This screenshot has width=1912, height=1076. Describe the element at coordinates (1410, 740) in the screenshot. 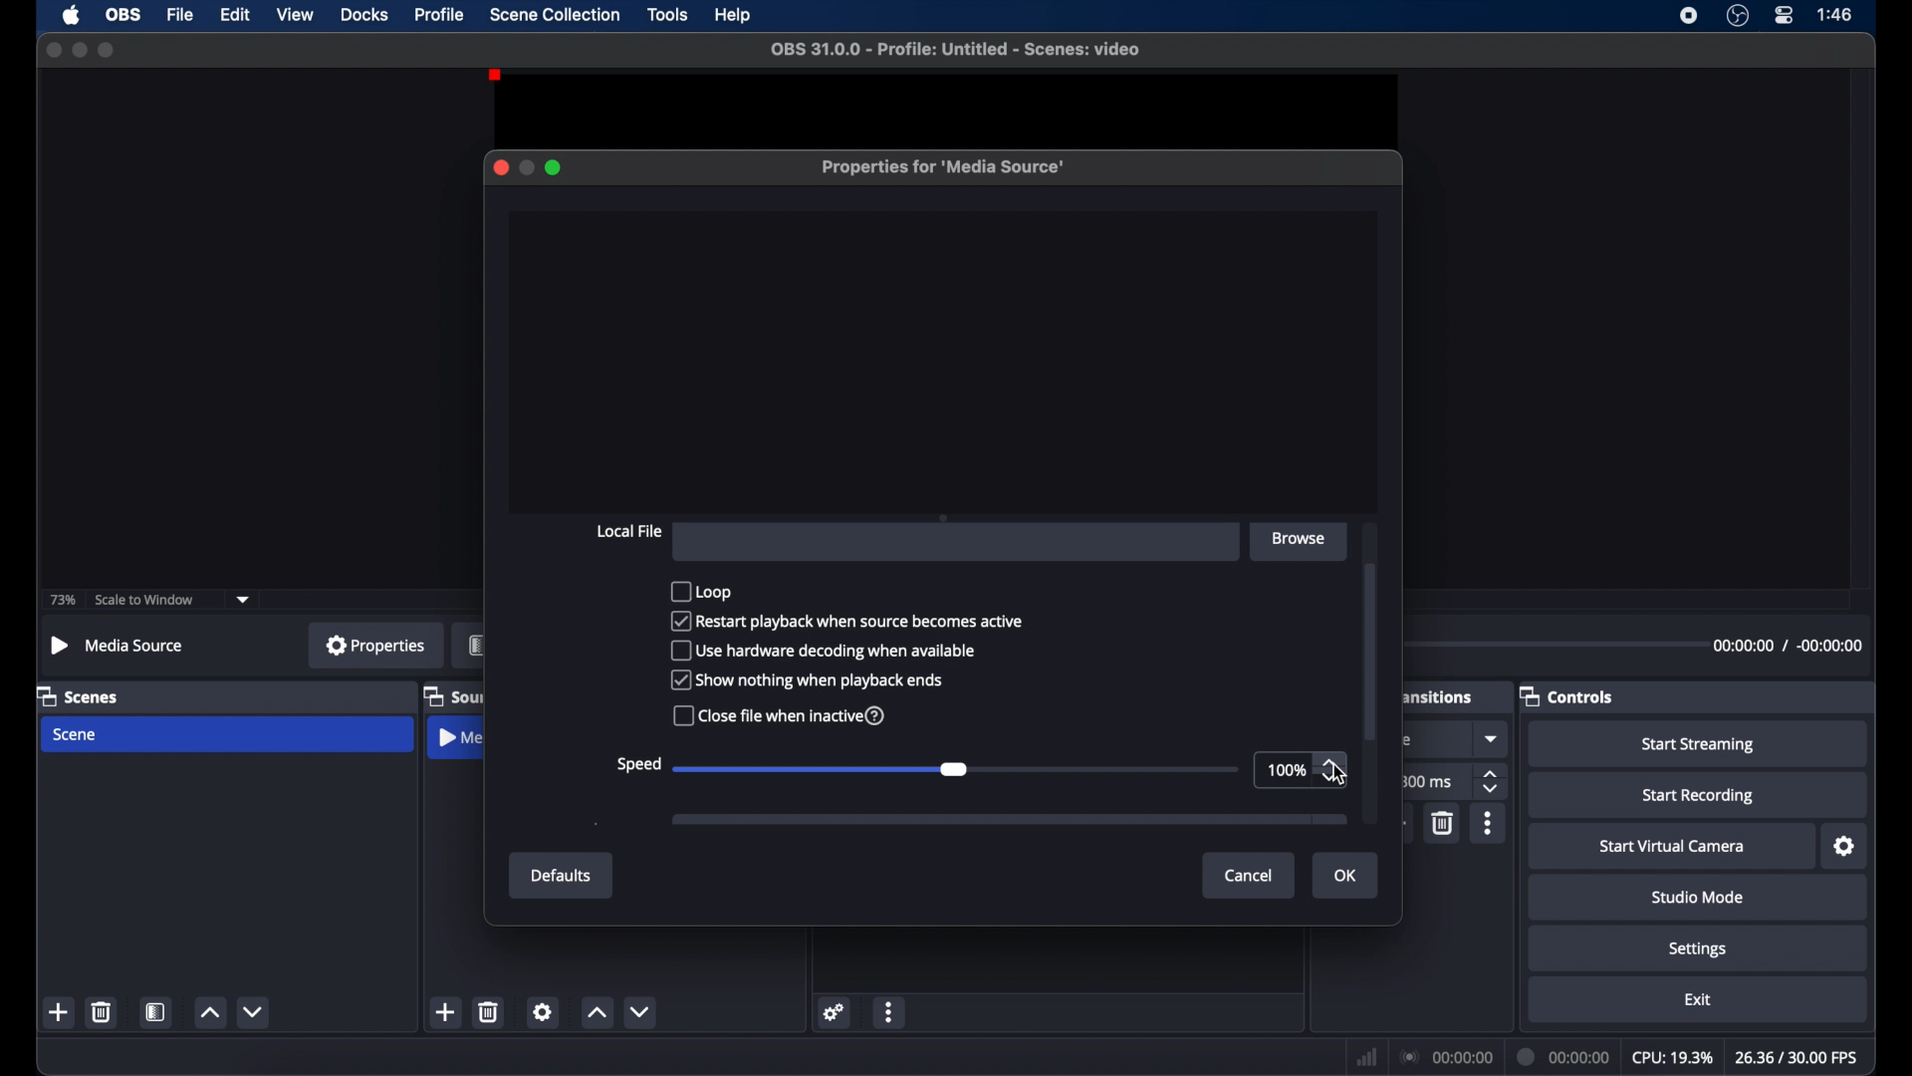

I see `obscure text` at that location.